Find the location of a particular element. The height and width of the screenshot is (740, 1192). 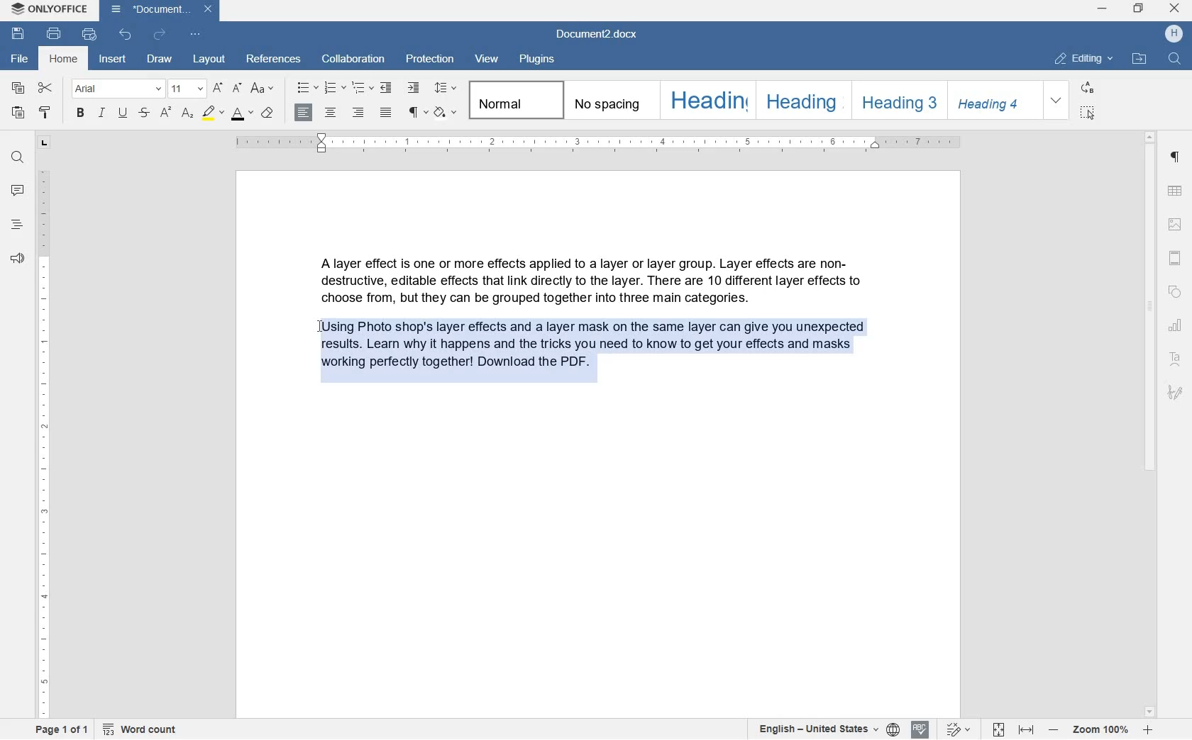

JUSTIFIED is located at coordinates (385, 113).